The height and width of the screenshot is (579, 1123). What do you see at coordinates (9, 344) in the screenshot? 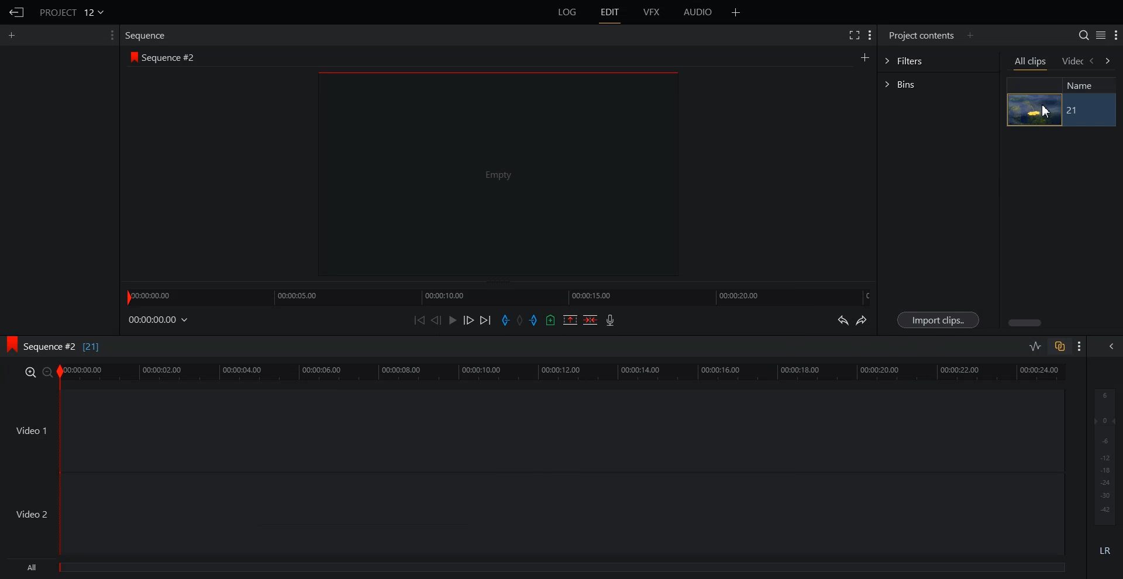
I see `logo` at bounding box center [9, 344].